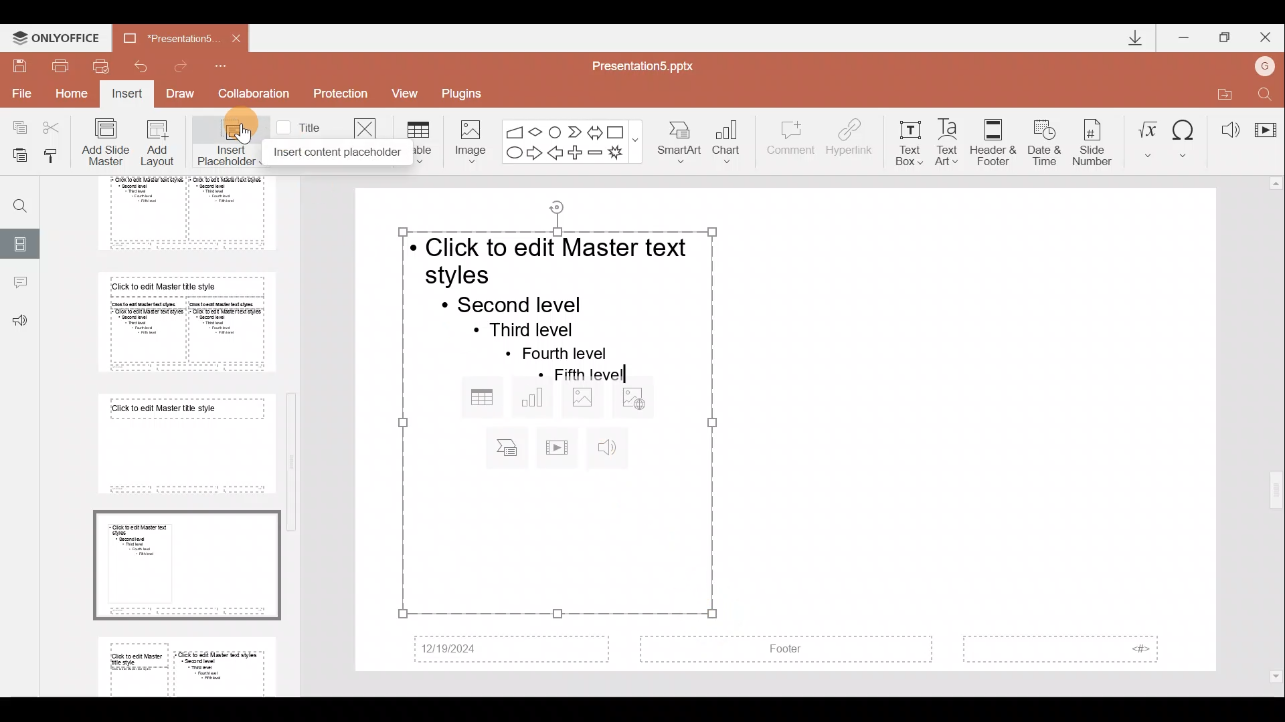 The image size is (1285, 722). What do you see at coordinates (420, 141) in the screenshot?
I see `Table` at bounding box center [420, 141].